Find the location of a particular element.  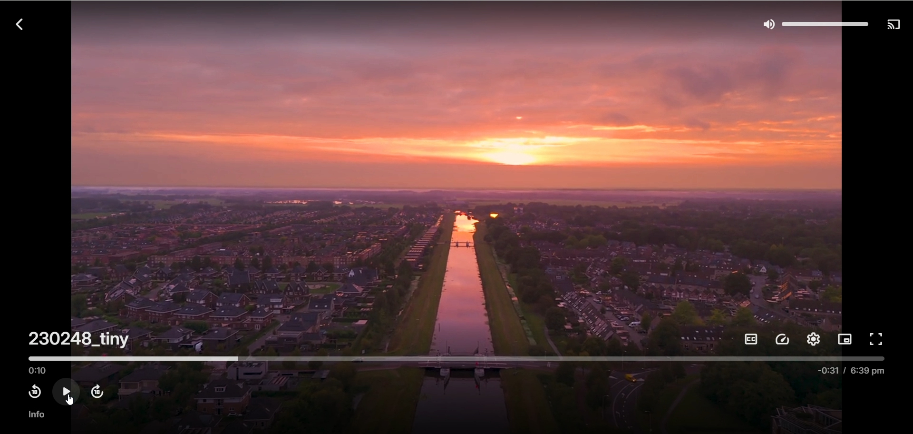

back is located at coordinates (21, 25).